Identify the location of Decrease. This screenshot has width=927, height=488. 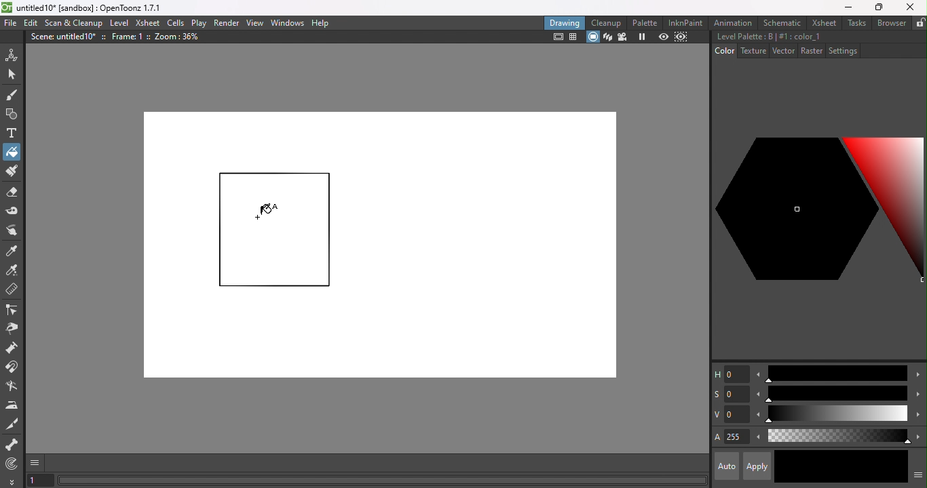
(757, 415).